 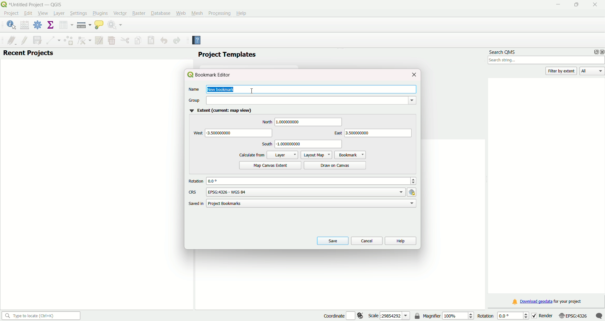 I want to click on toggle extents, so click(x=361, y=315).